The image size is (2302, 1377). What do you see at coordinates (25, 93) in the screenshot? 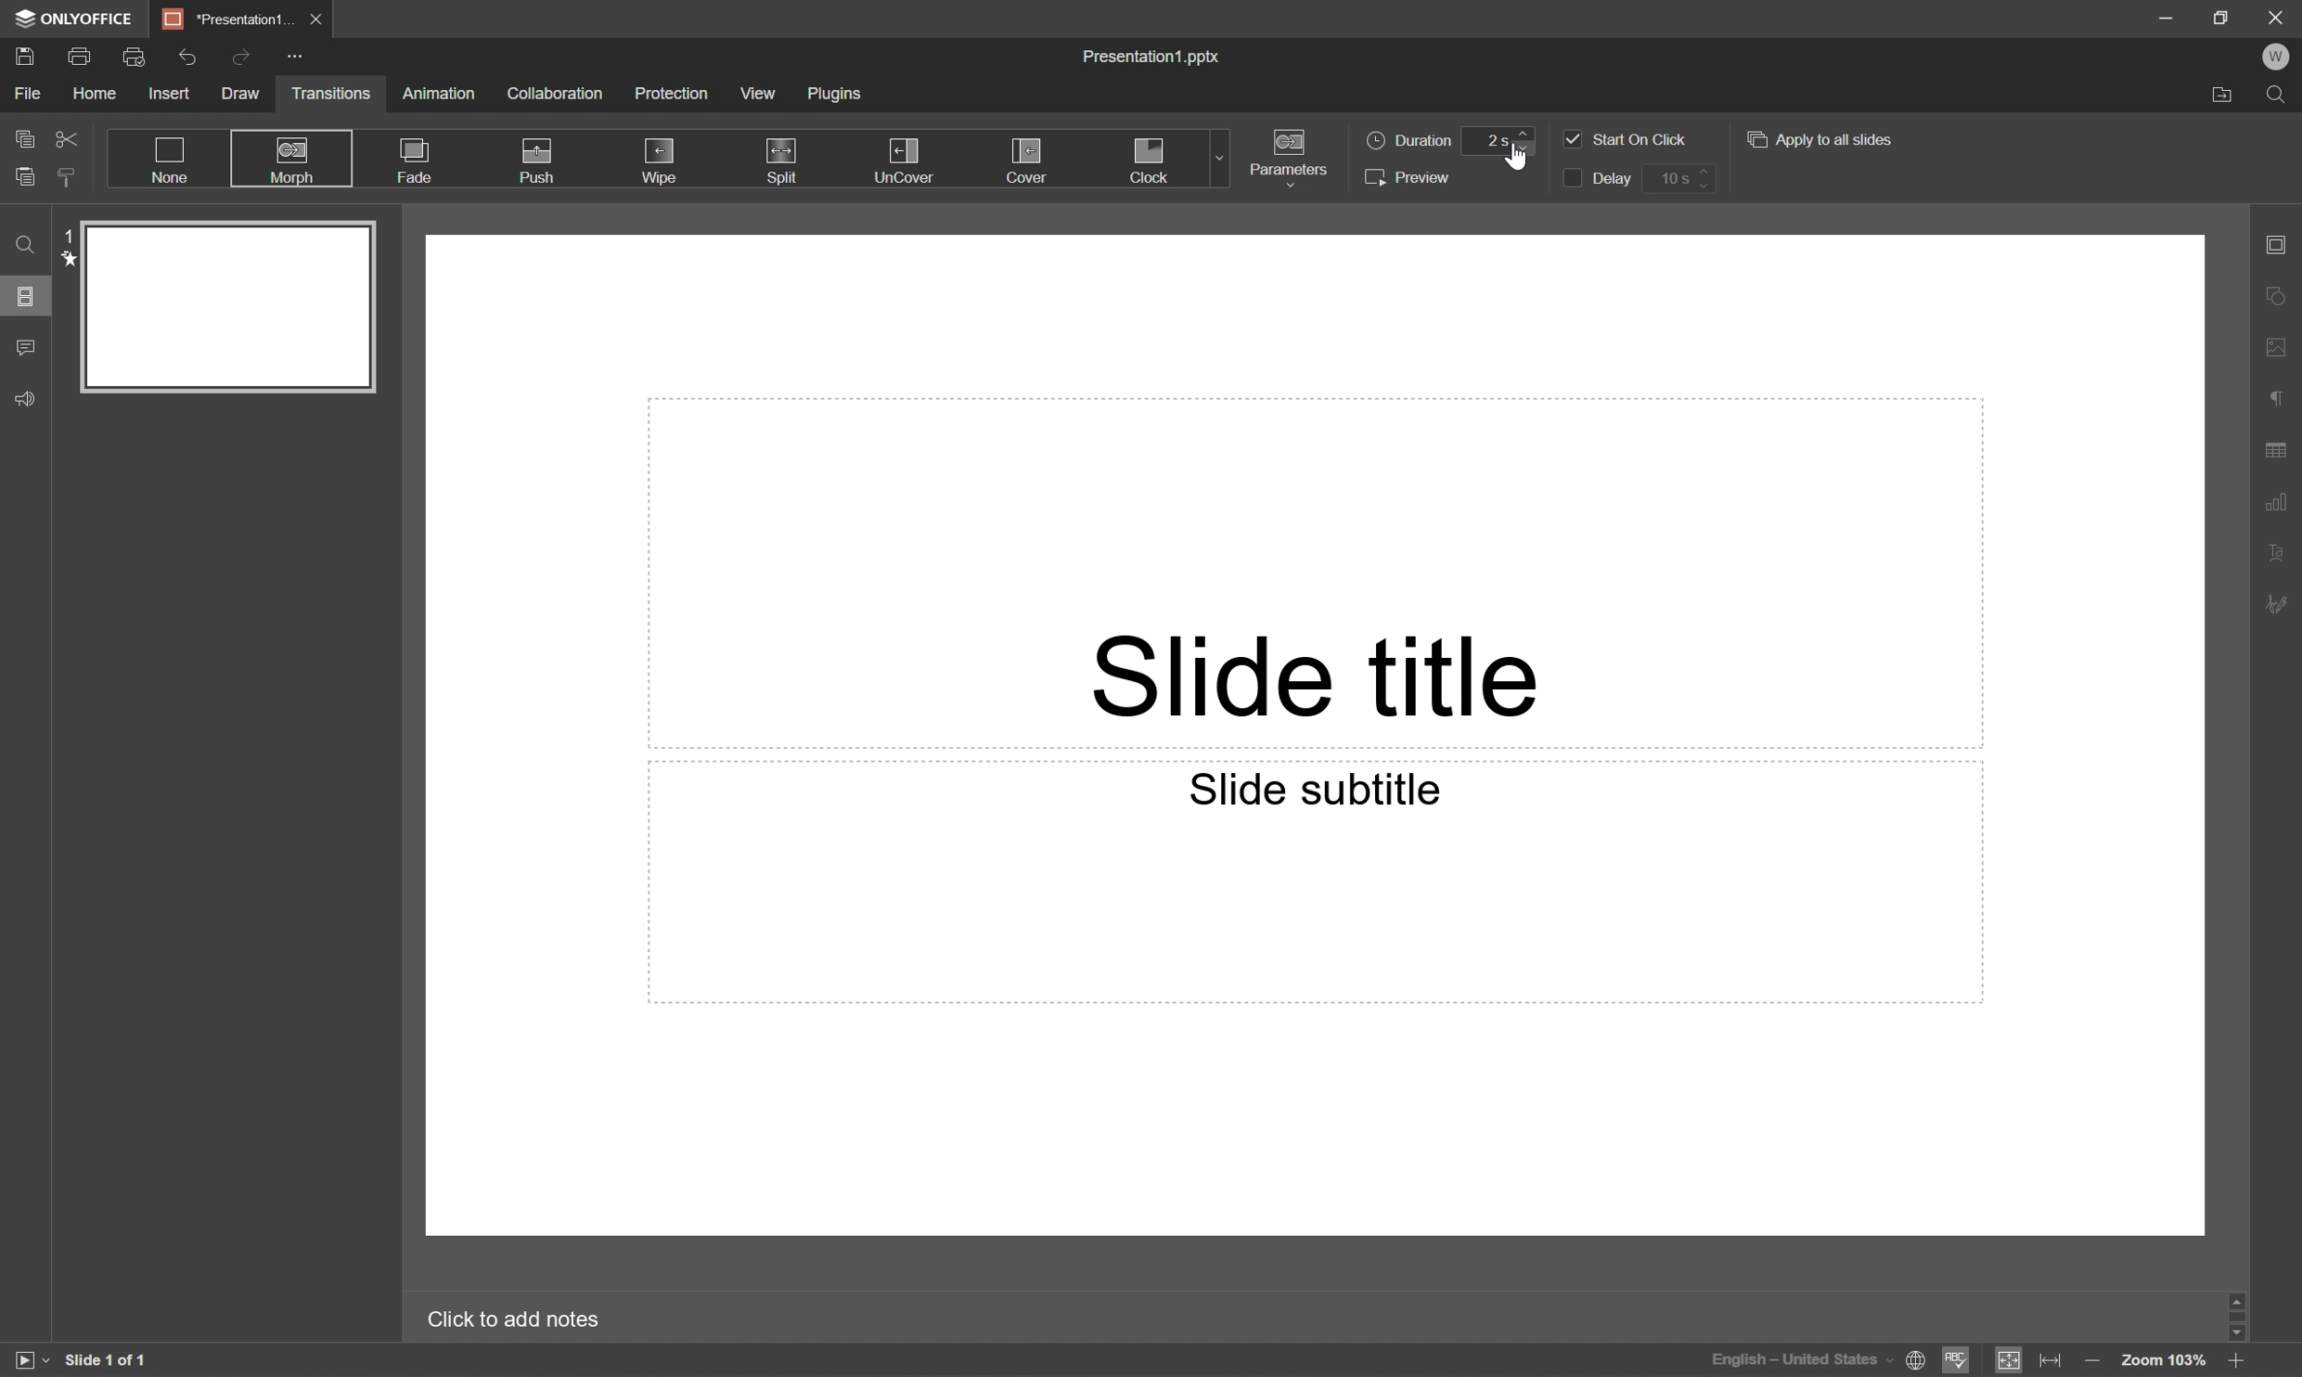
I see `File` at bounding box center [25, 93].